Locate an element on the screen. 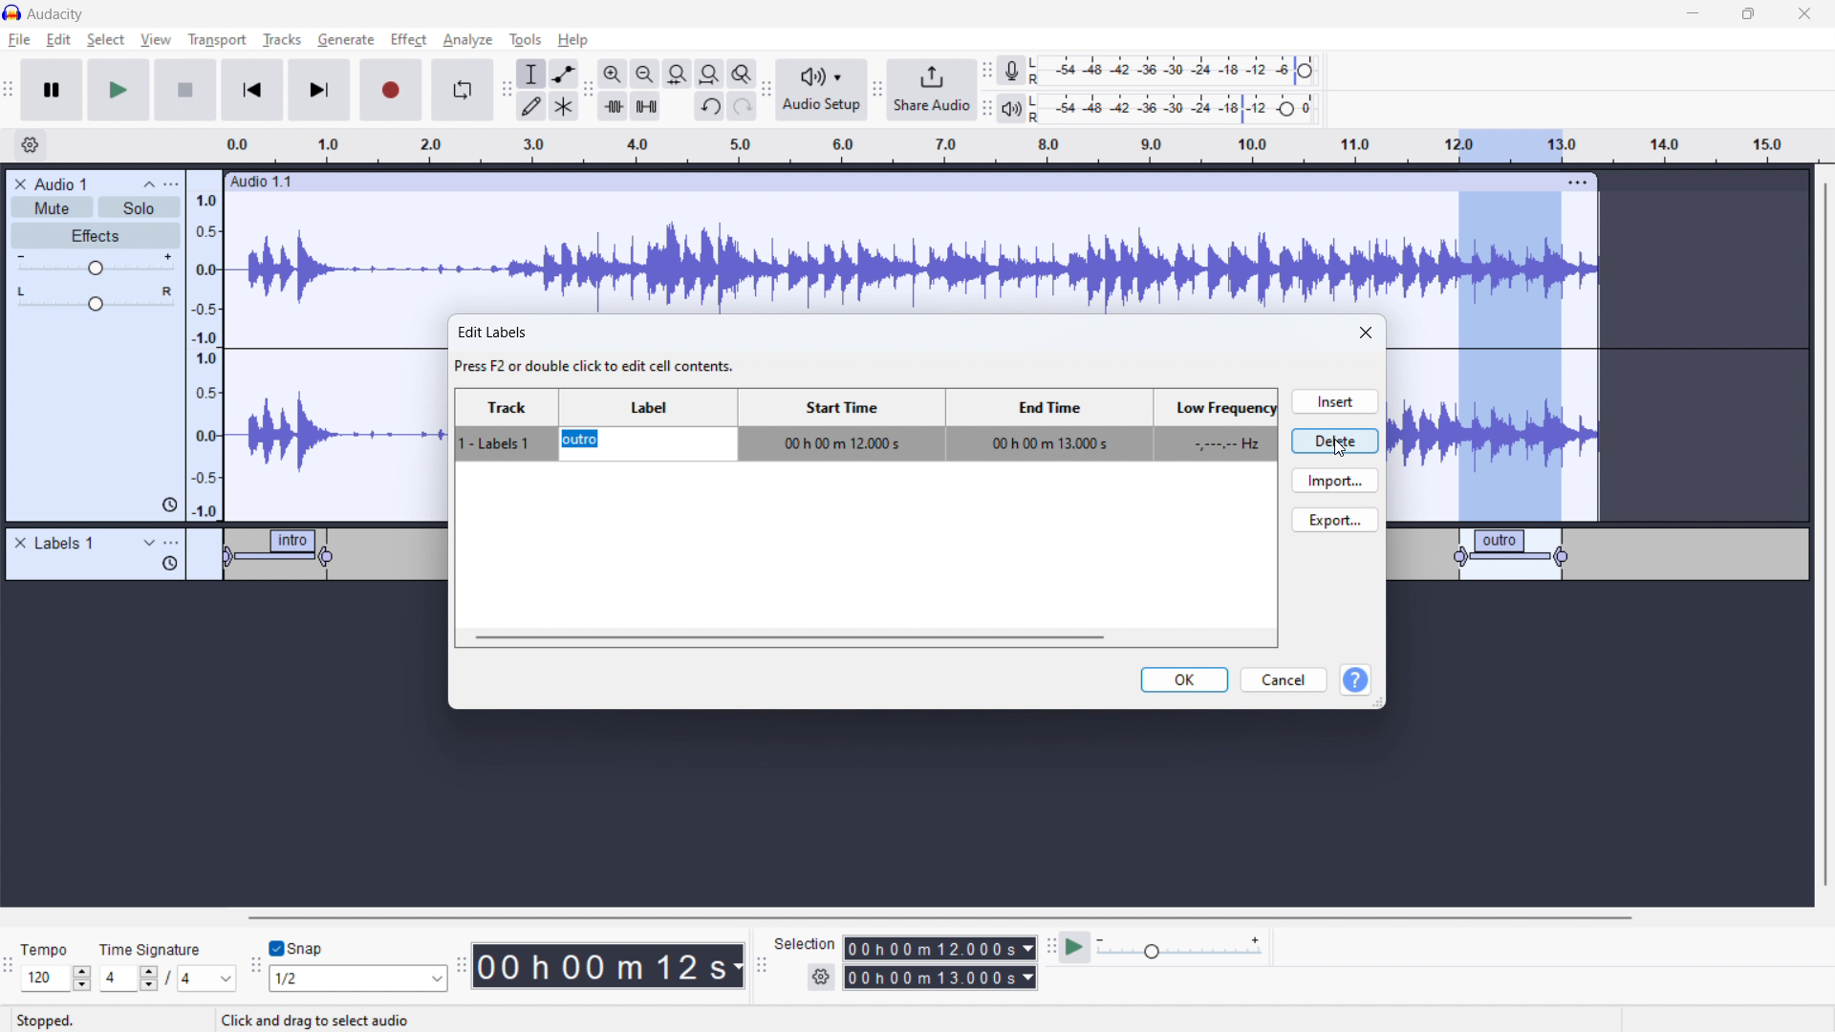 This screenshot has height=1032, width=1835. share audio is located at coordinates (930, 90).